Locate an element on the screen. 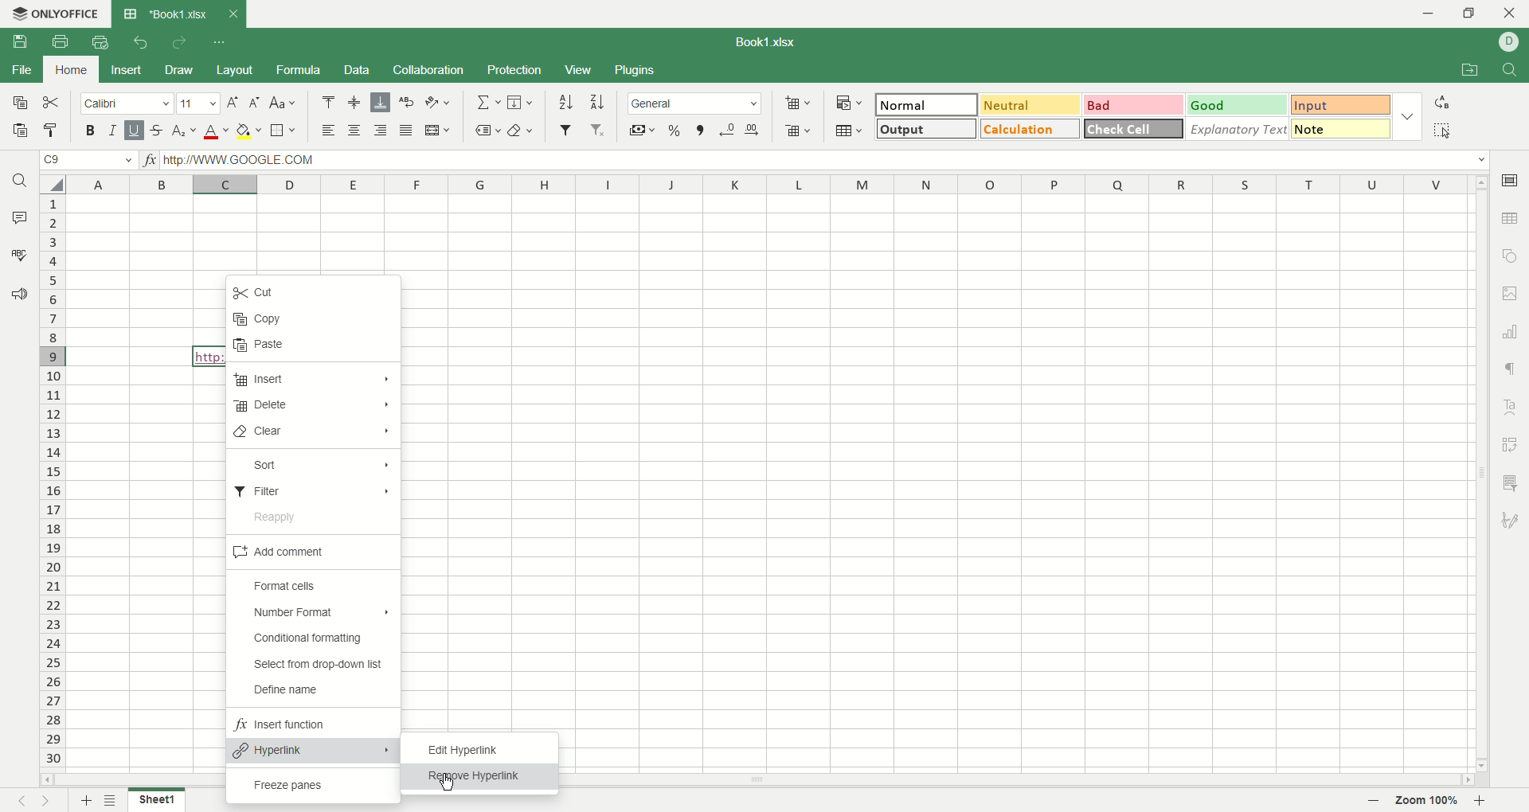 This screenshot has width=1529, height=812. check cell is located at coordinates (1132, 129).